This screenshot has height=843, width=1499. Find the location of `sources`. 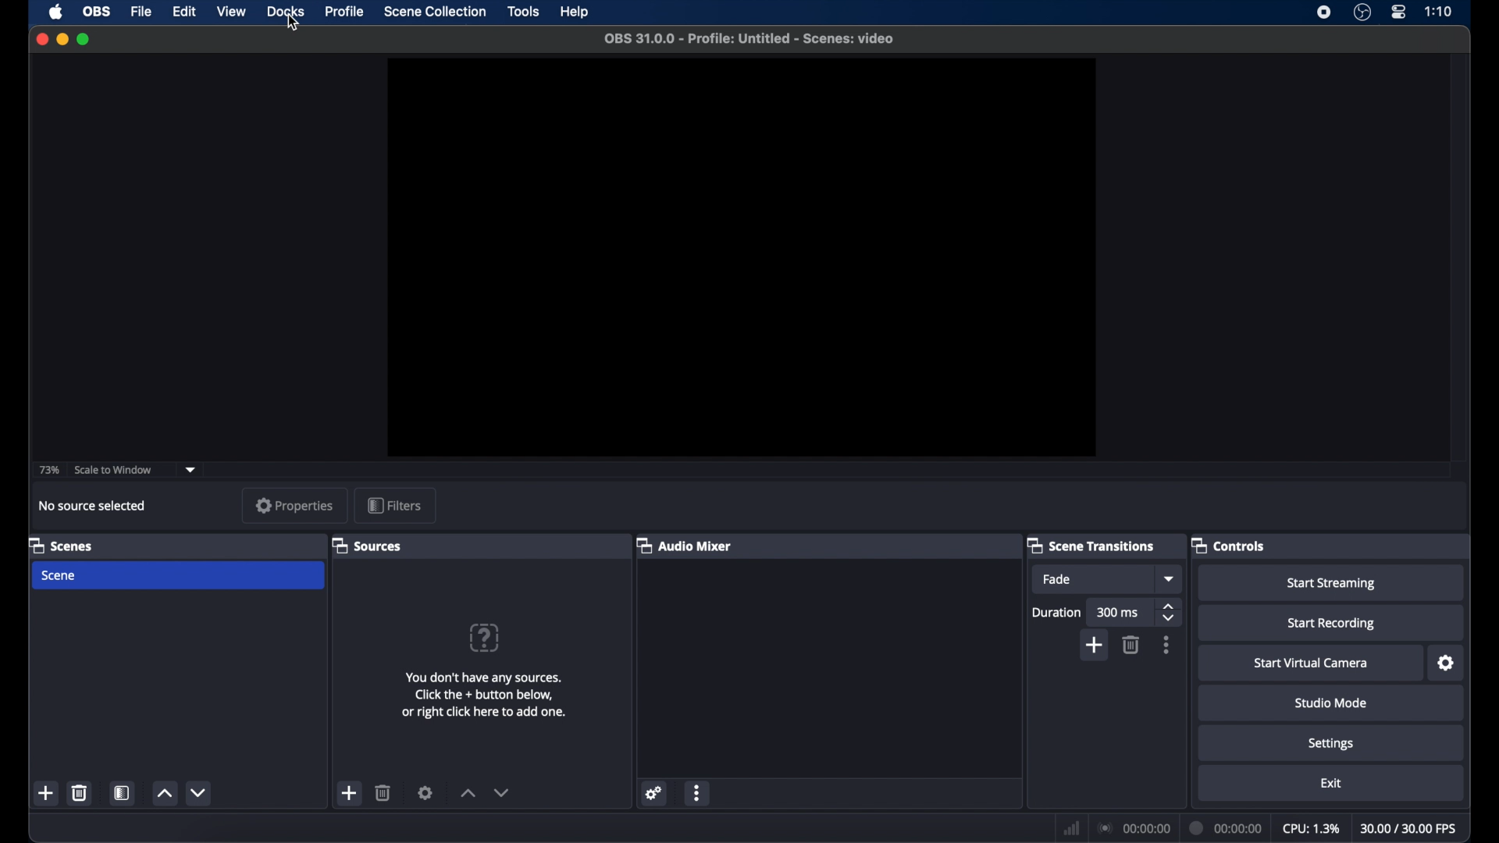

sources is located at coordinates (369, 545).